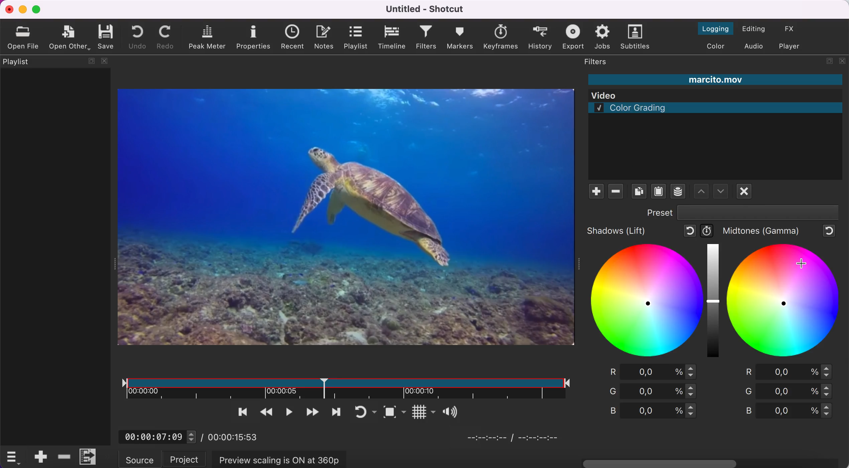 The width and height of the screenshot is (849, 468). What do you see at coordinates (22, 37) in the screenshot?
I see `open file` at bounding box center [22, 37].